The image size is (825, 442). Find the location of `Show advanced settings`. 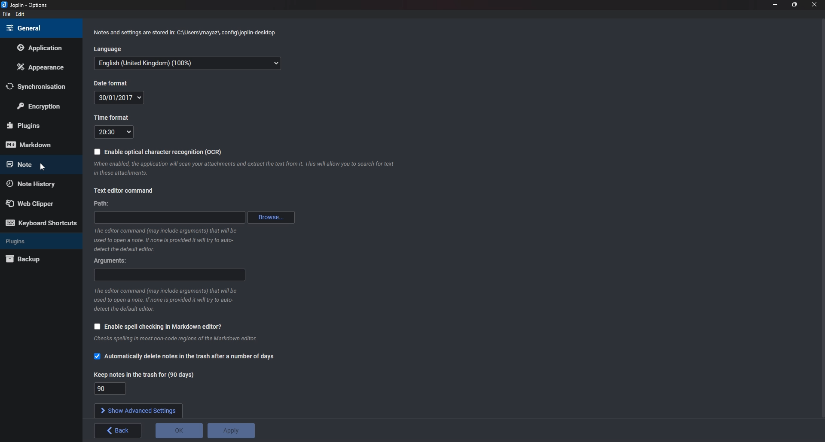

Show advanced settings is located at coordinates (139, 411).